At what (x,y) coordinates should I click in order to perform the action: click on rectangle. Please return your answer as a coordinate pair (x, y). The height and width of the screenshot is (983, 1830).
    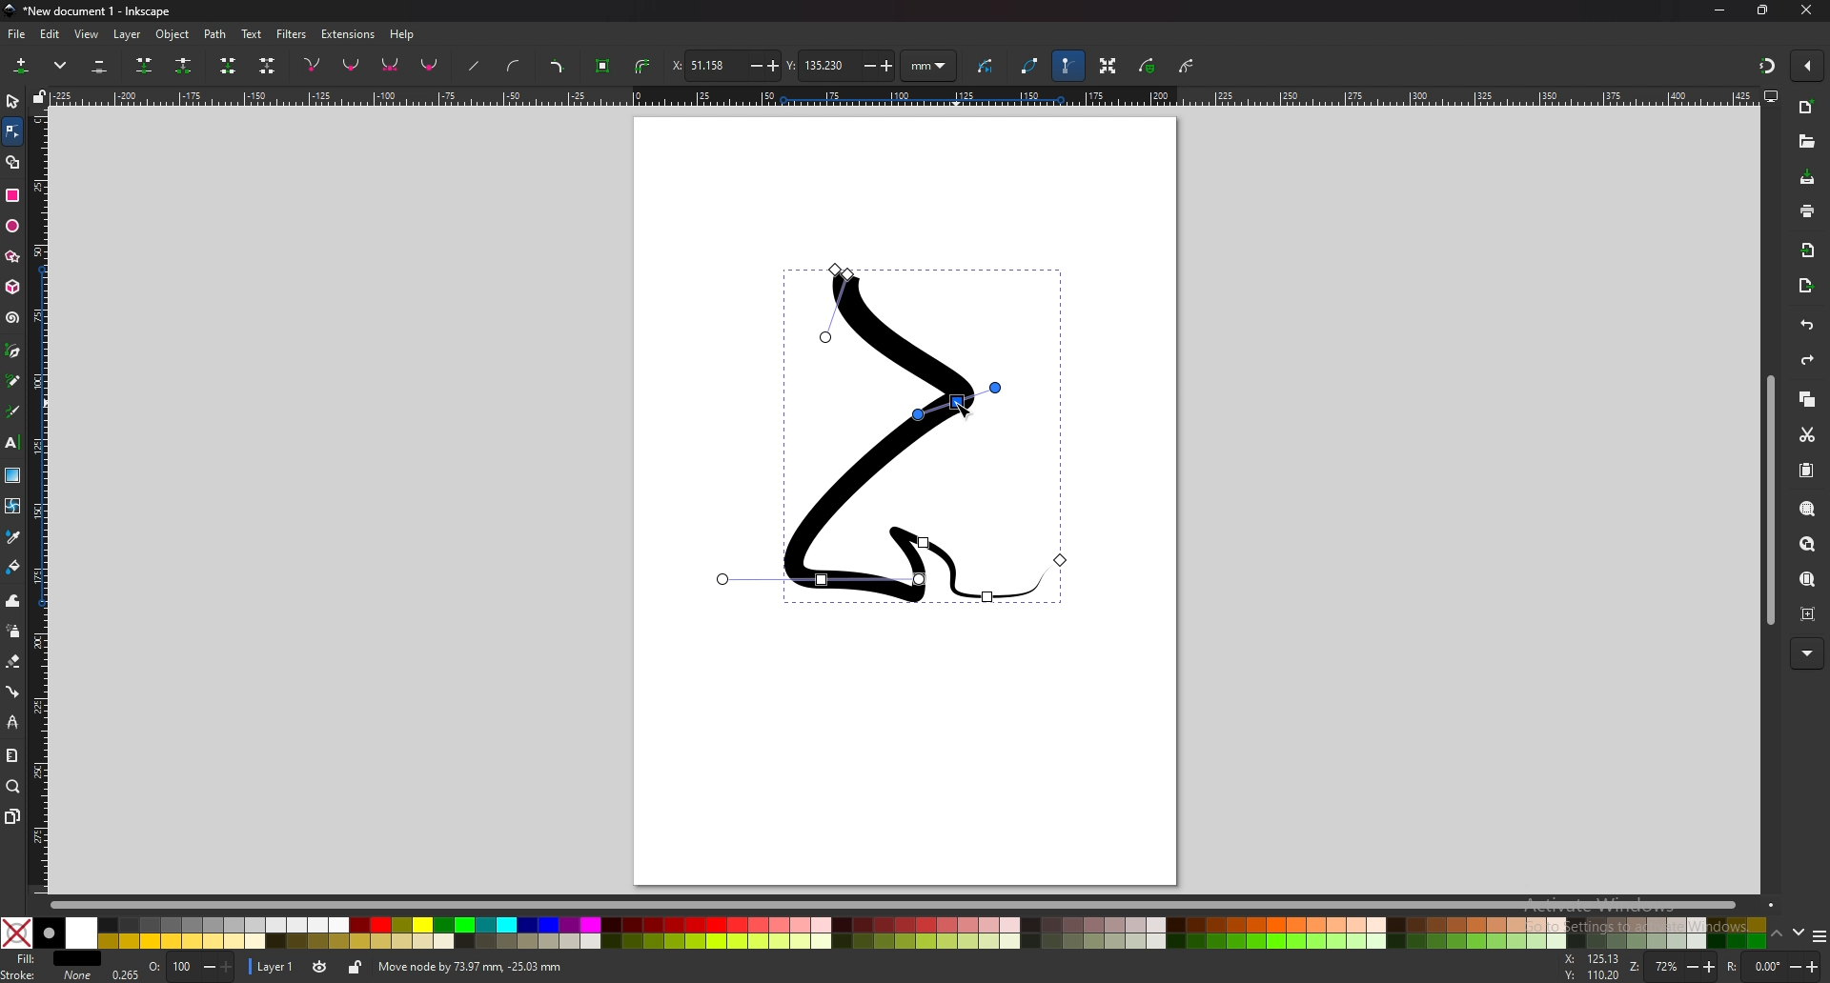
    Looking at the image, I should click on (11, 195).